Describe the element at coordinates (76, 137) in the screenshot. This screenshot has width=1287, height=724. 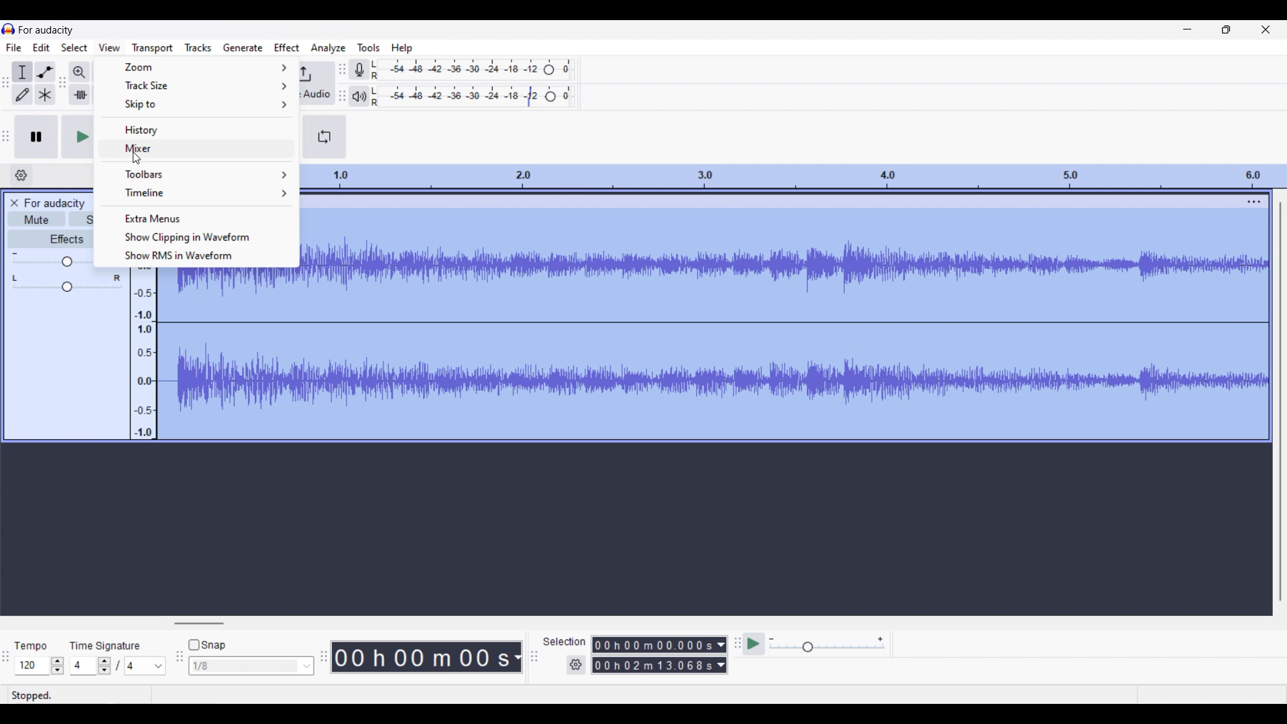
I see `Play/Play once` at that location.